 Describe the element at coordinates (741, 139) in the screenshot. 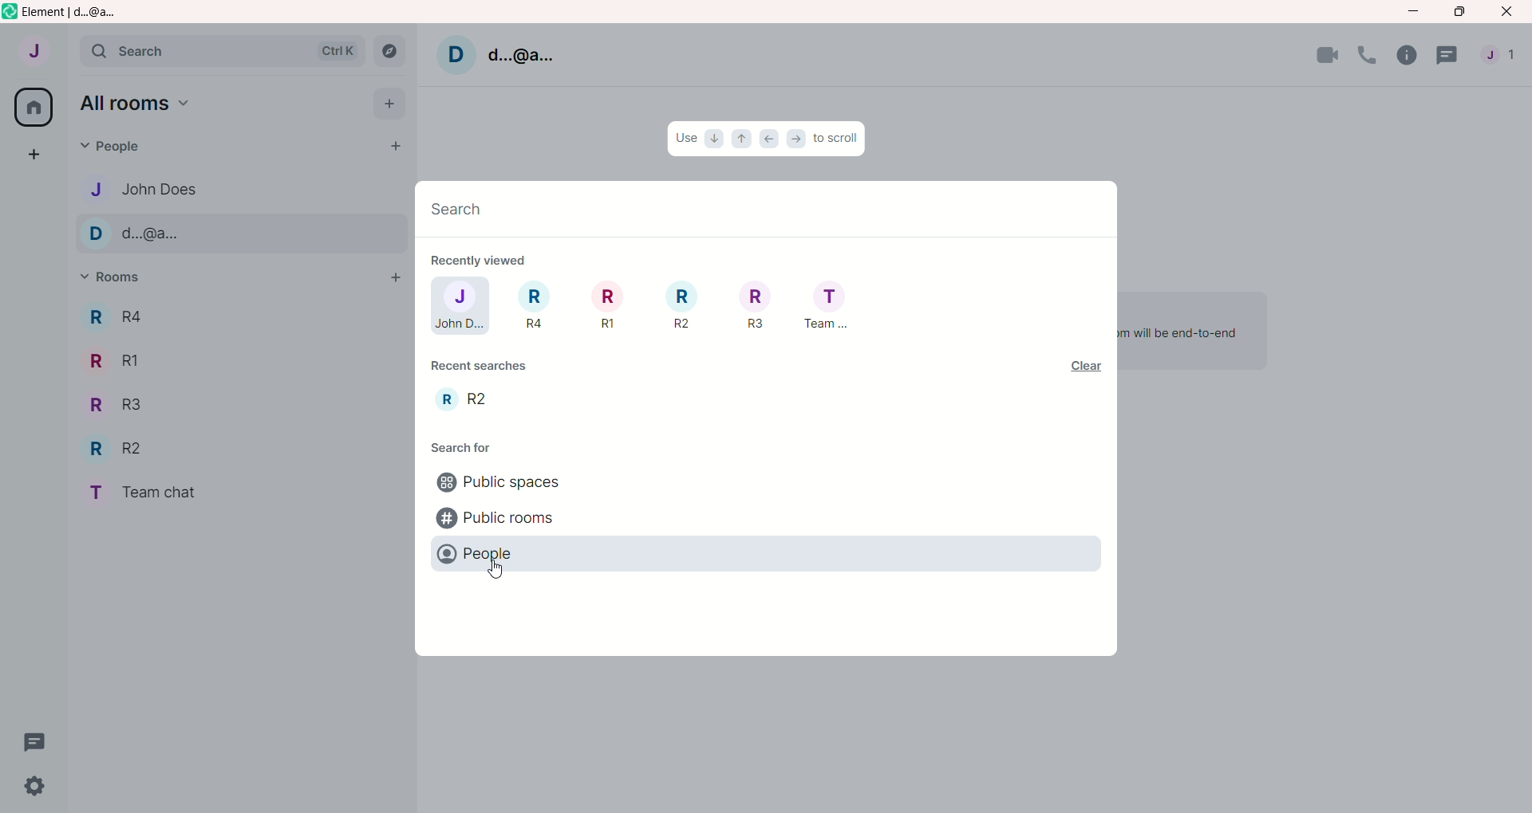

I see `up arrow icon` at that location.